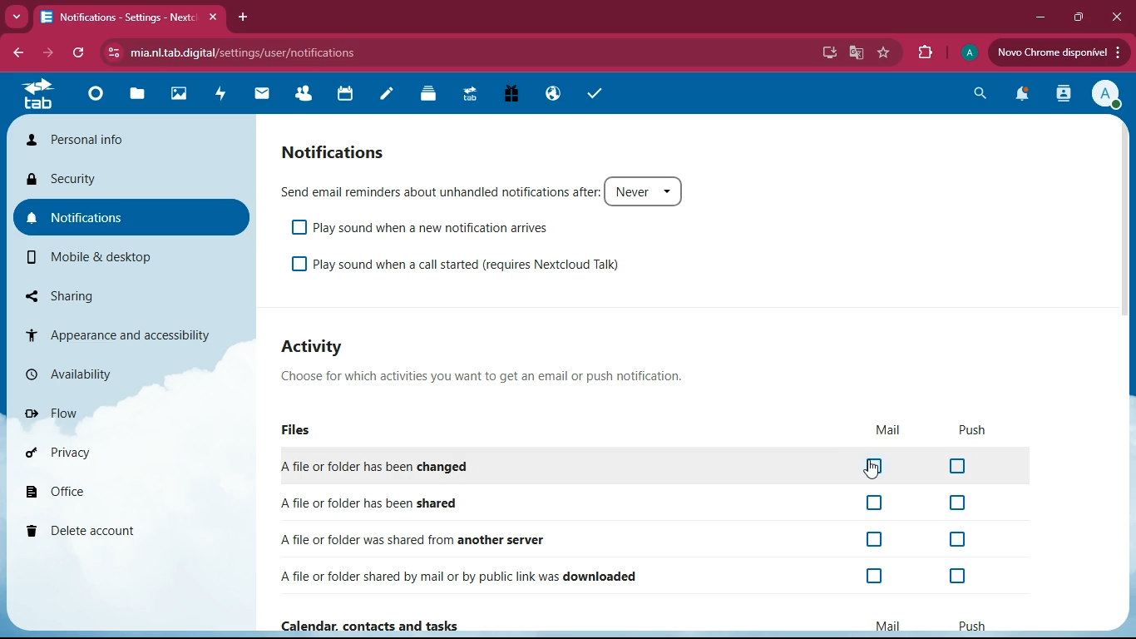 This screenshot has height=639, width=1136. Describe the element at coordinates (414, 466) in the screenshot. I see `changed` at that location.